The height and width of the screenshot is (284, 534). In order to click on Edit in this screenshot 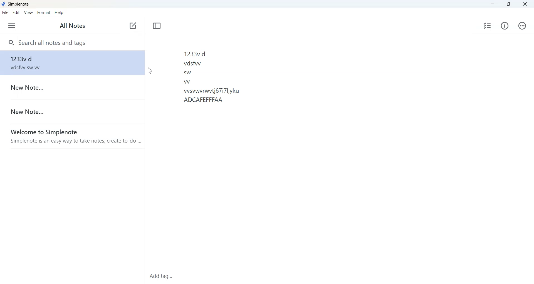, I will do `click(16, 13)`.